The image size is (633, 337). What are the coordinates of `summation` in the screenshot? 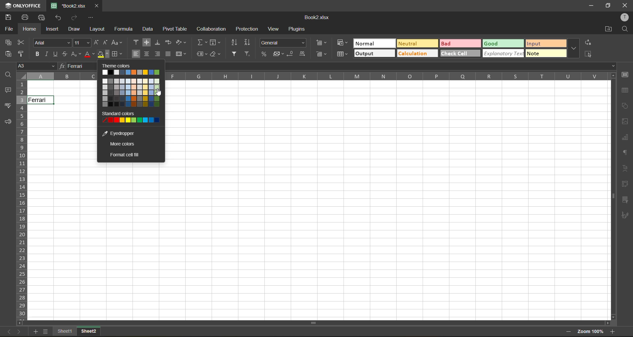 It's located at (202, 42).